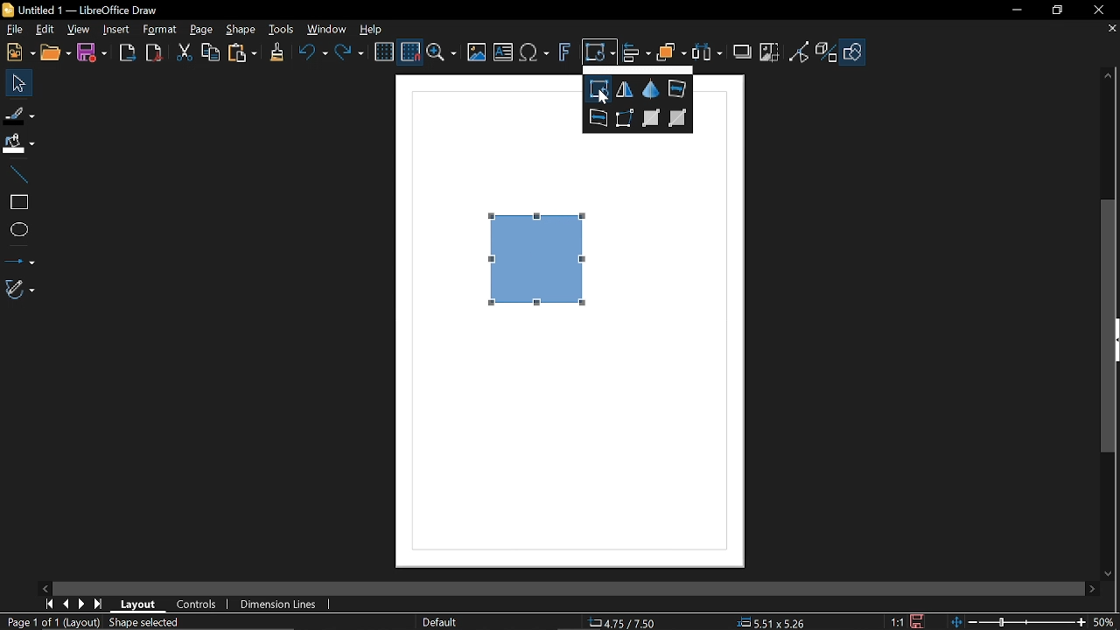 The image size is (1120, 630). I want to click on Previous page, so click(66, 603).